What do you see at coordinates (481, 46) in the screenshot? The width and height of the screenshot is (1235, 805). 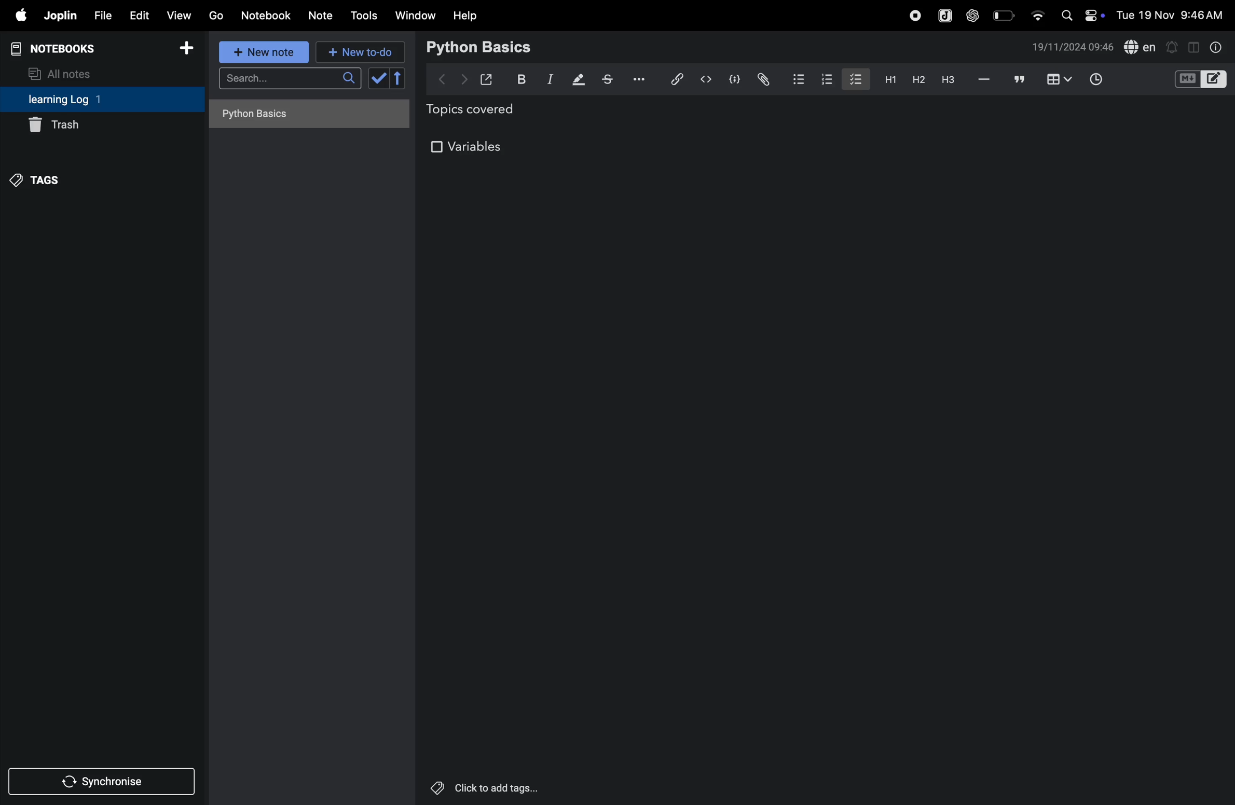 I see `python basic` at bounding box center [481, 46].